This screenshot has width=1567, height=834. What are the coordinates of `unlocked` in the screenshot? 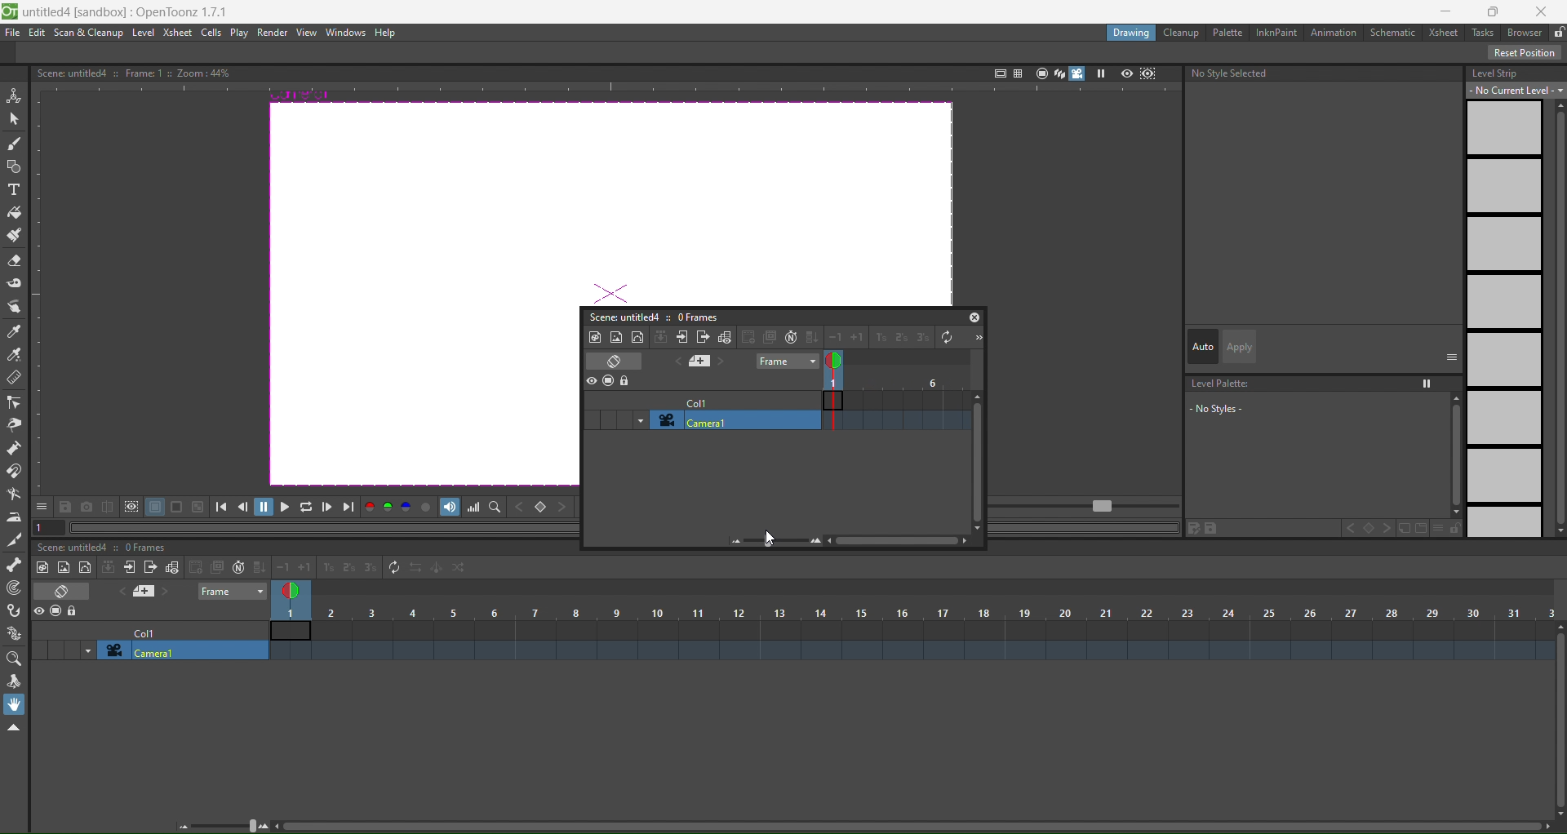 It's located at (1557, 30).